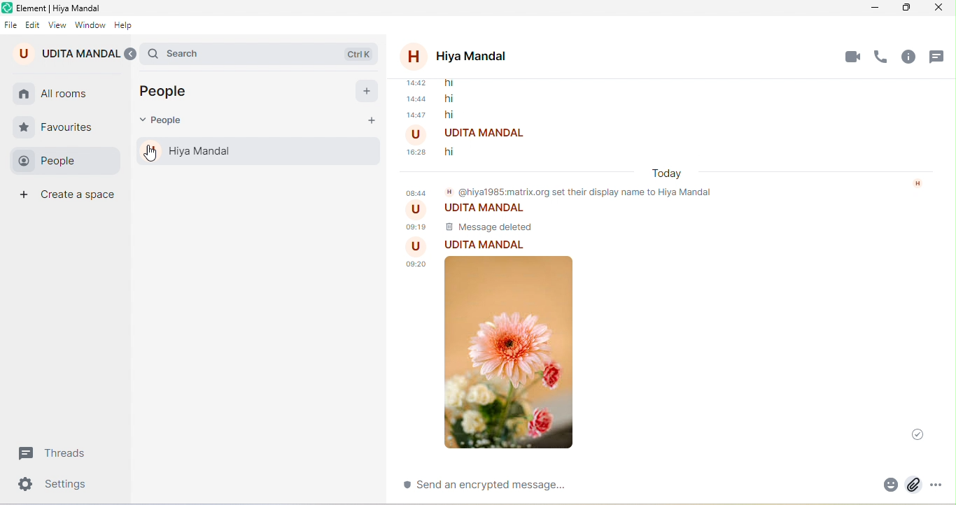 This screenshot has height=505, width=956. What do you see at coordinates (65, 7) in the screenshot?
I see `title` at bounding box center [65, 7].